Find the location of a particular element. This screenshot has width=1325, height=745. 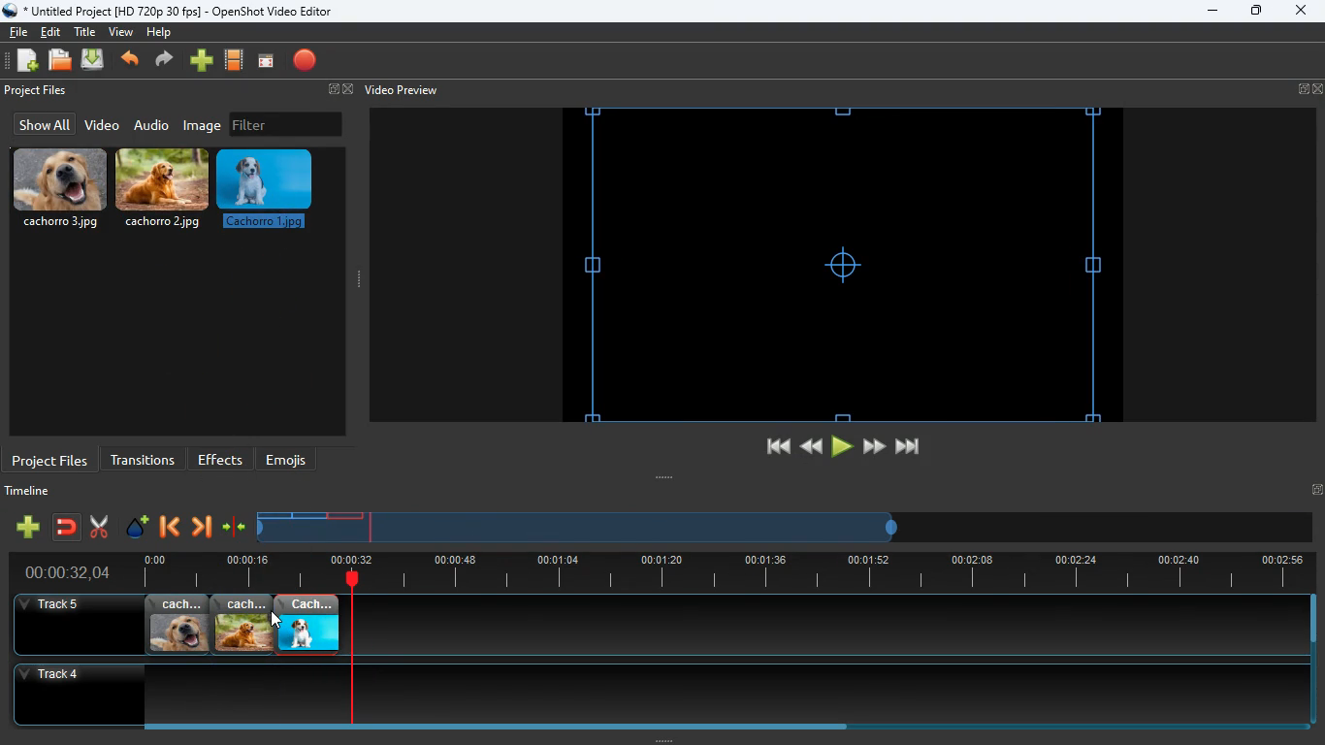

add is located at coordinates (27, 527).